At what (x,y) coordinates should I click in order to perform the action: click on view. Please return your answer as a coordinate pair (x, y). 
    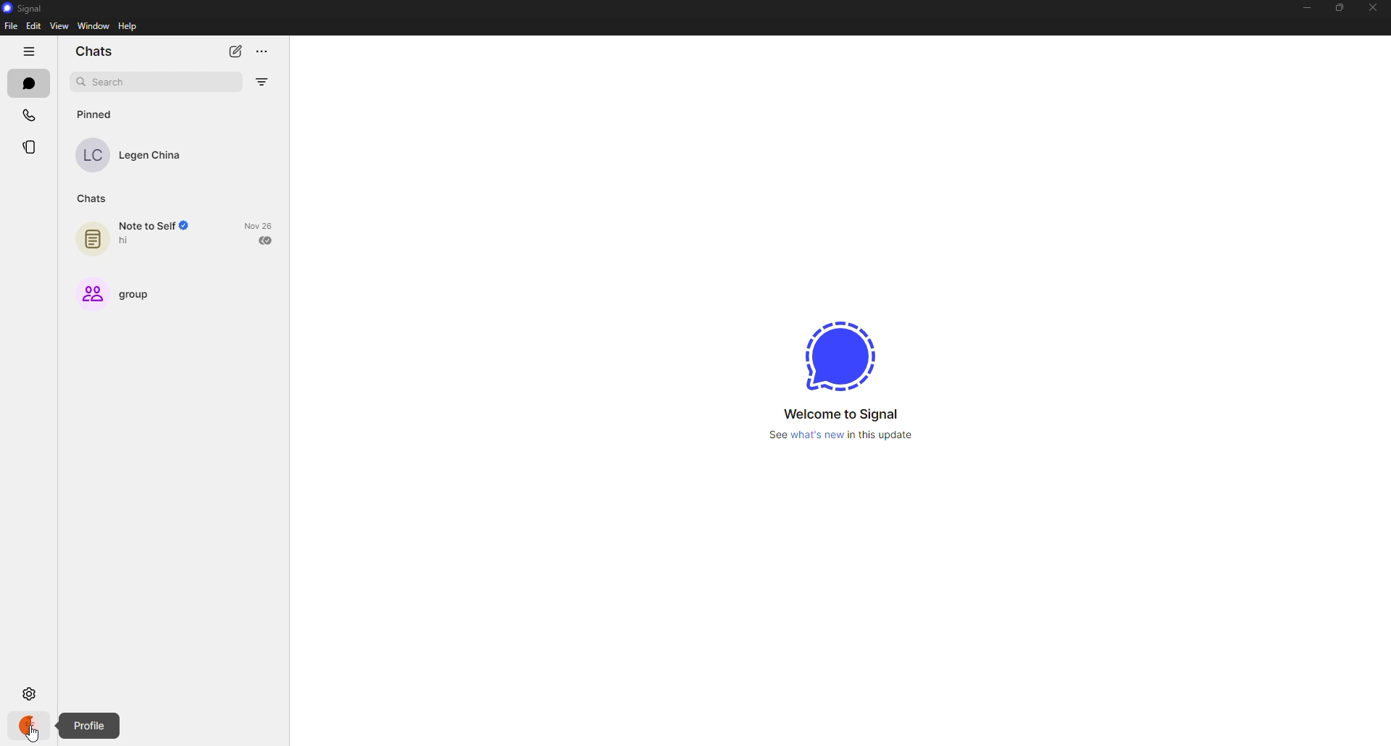
    Looking at the image, I should click on (58, 27).